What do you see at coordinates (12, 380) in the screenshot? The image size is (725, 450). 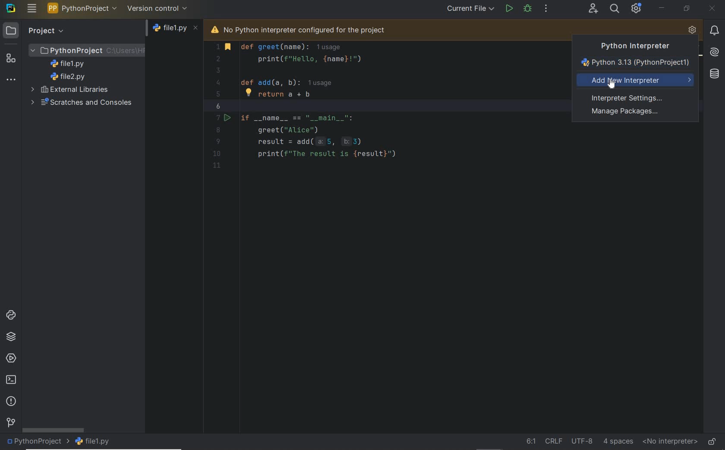 I see `terminal` at bounding box center [12, 380].